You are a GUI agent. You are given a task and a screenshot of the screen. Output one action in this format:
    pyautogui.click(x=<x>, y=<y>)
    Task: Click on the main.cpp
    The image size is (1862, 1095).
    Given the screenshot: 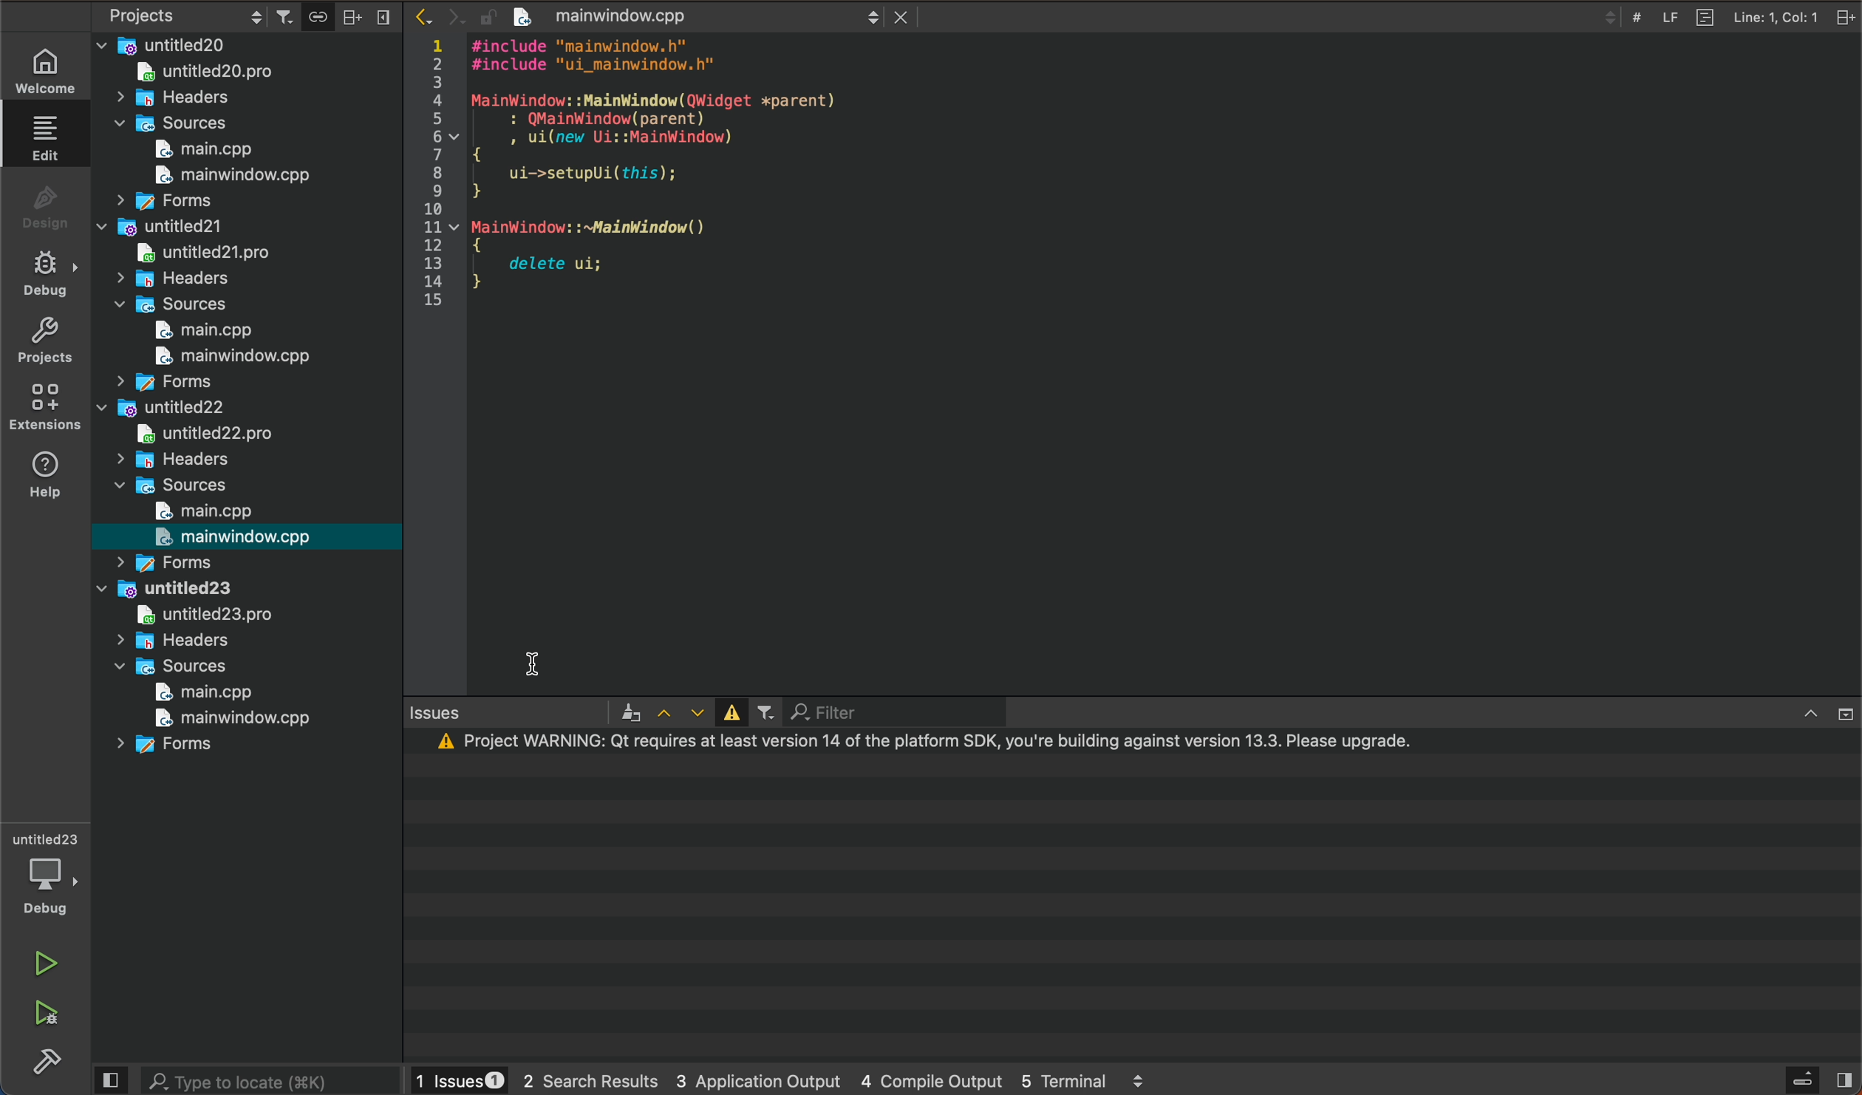 What is the action you would take?
    pyautogui.click(x=199, y=512)
    